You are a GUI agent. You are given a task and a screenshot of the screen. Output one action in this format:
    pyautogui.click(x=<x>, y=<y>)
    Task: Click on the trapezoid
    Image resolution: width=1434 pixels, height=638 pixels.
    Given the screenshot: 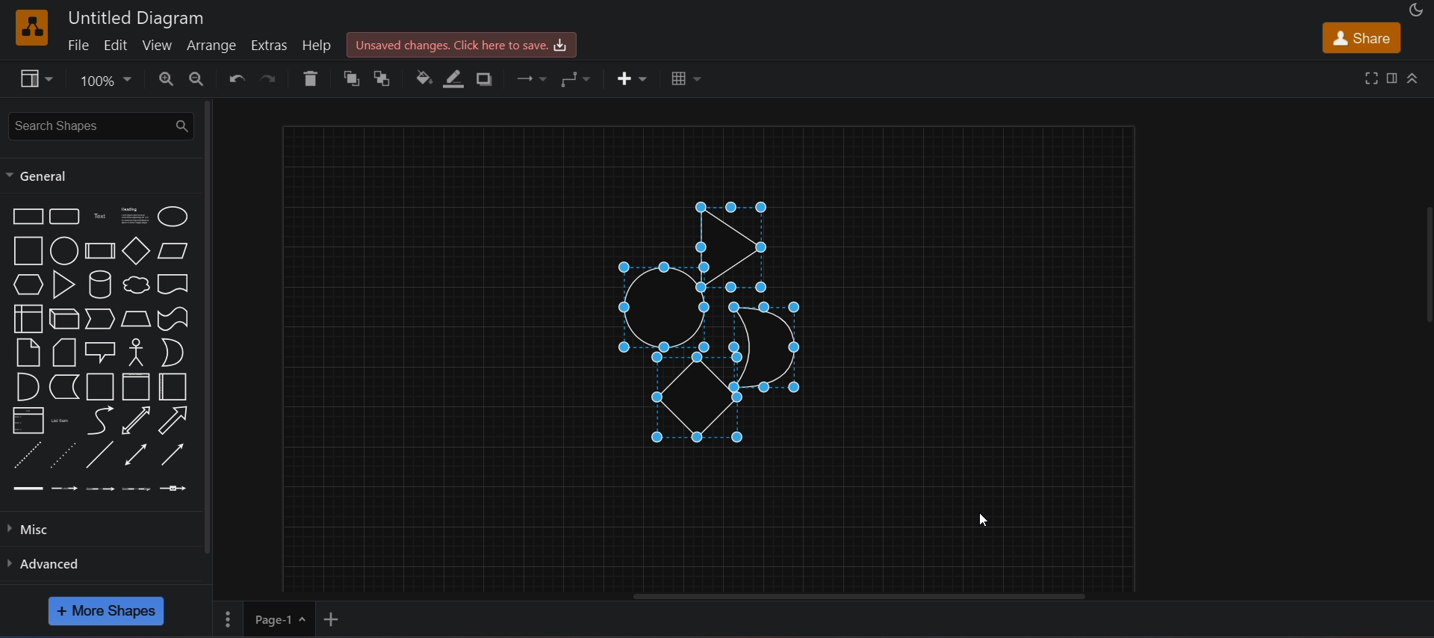 What is the action you would take?
    pyautogui.click(x=134, y=319)
    